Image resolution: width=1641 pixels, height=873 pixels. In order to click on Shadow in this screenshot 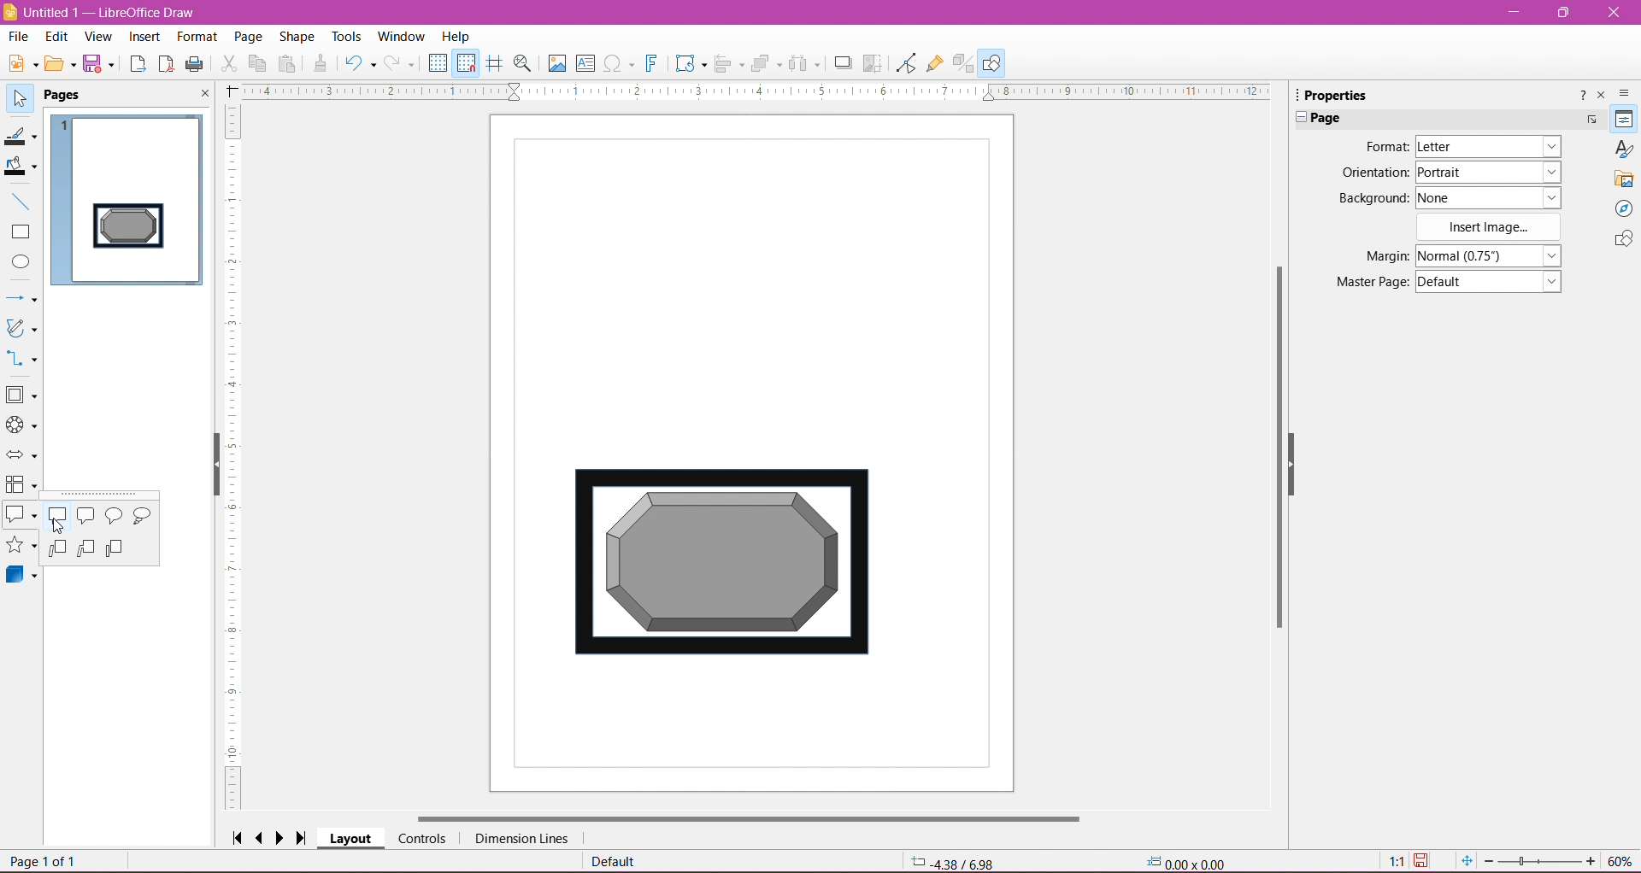, I will do `click(840, 63)`.